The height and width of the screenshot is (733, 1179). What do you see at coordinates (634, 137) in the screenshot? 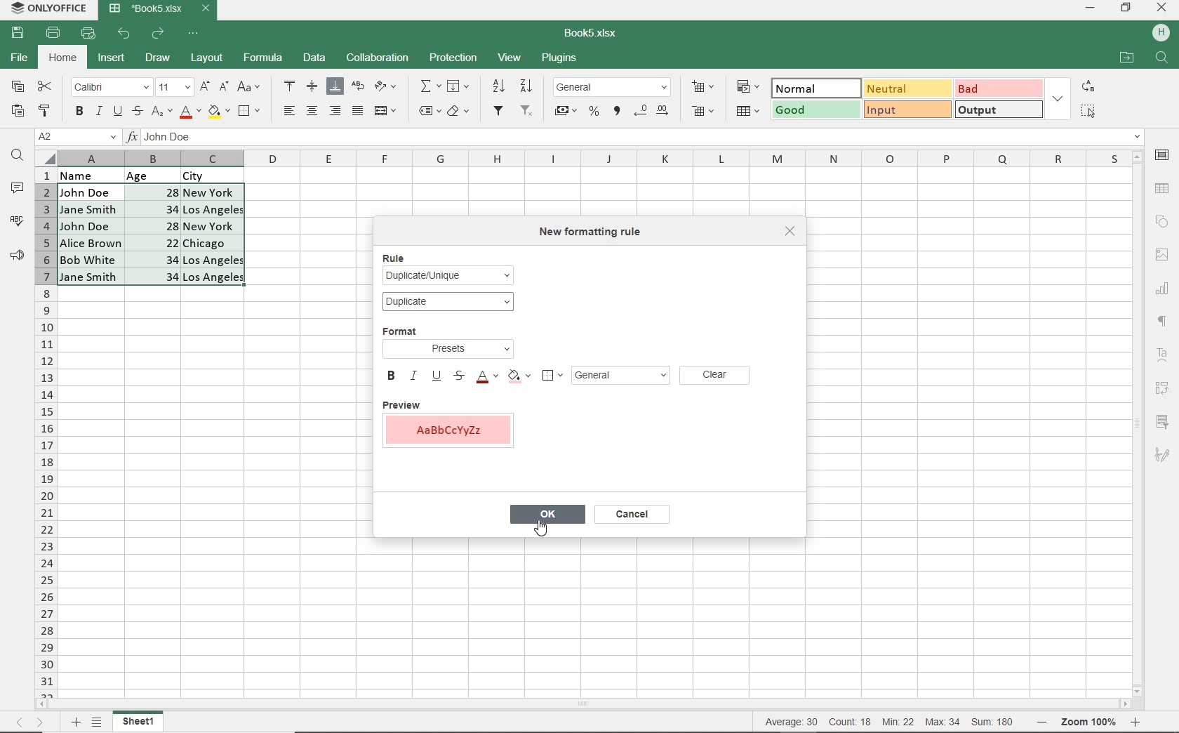
I see `INPUT FUNCTION` at bounding box center [634, 137].